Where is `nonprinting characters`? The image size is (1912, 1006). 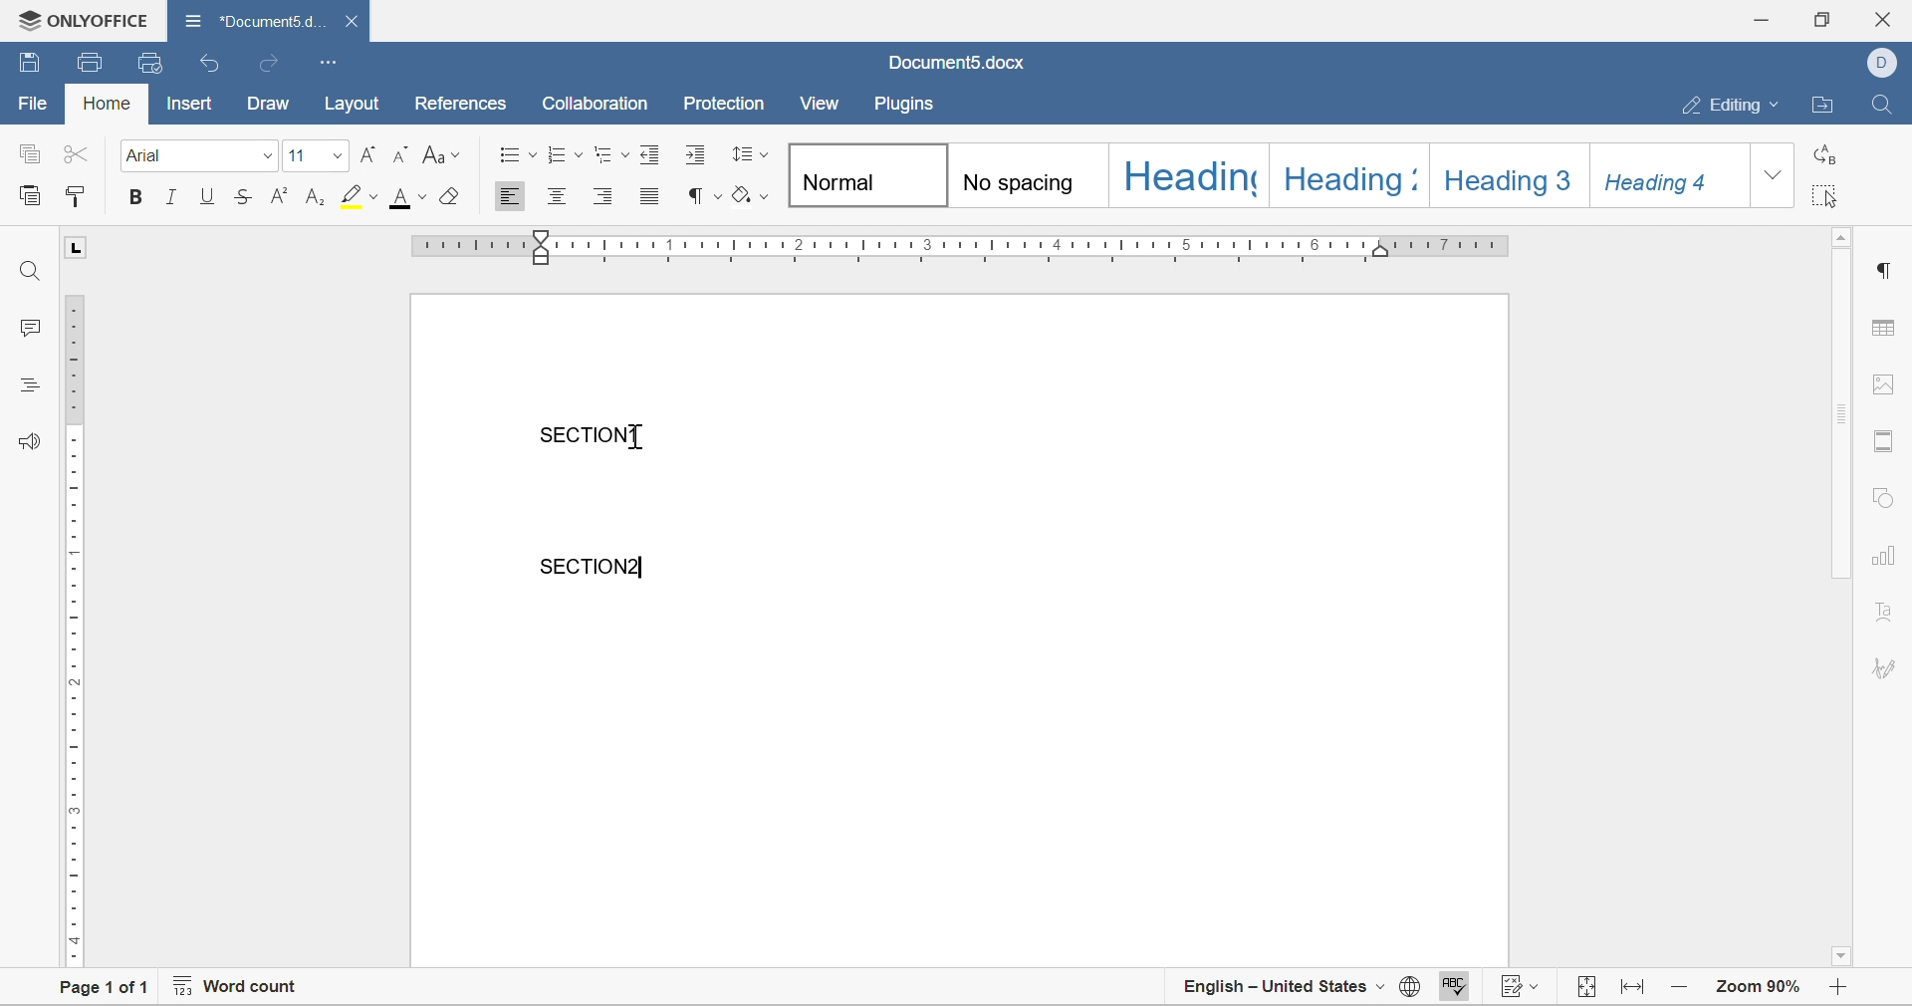
nonprinting characters is located at coordinates (706, 196).